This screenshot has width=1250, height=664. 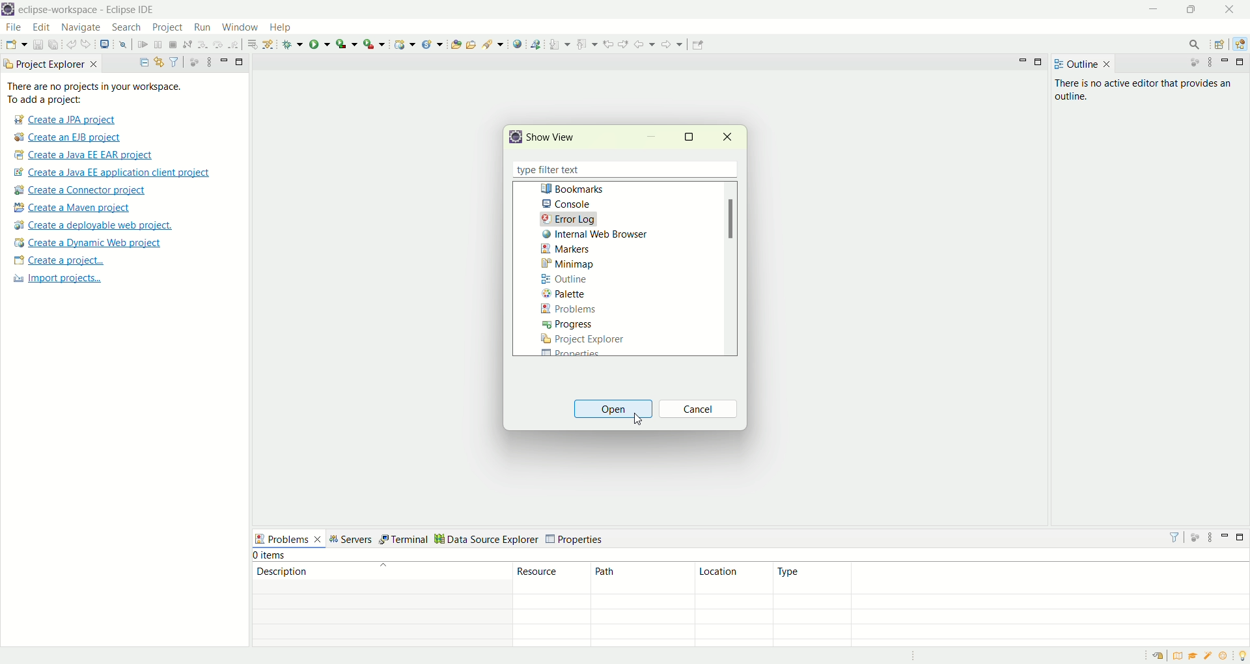 What do you see at coordinates (404, 44) in the screenshot?
I see `create a dynamic web project` at bounding box center [404, 44].